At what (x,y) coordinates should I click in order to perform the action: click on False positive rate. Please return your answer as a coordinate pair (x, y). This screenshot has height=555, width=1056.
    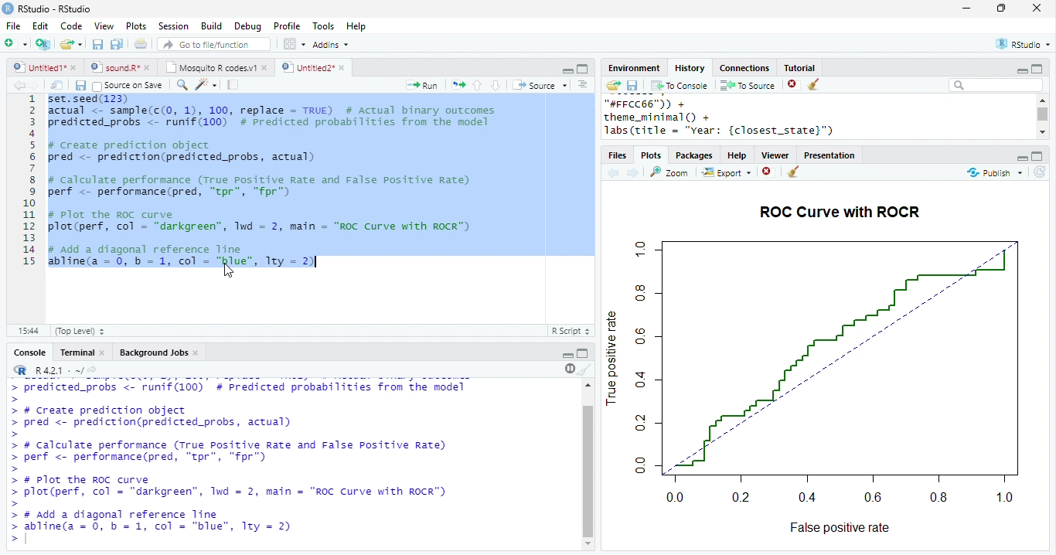
    Looking at the image, I should click on (839, 527).